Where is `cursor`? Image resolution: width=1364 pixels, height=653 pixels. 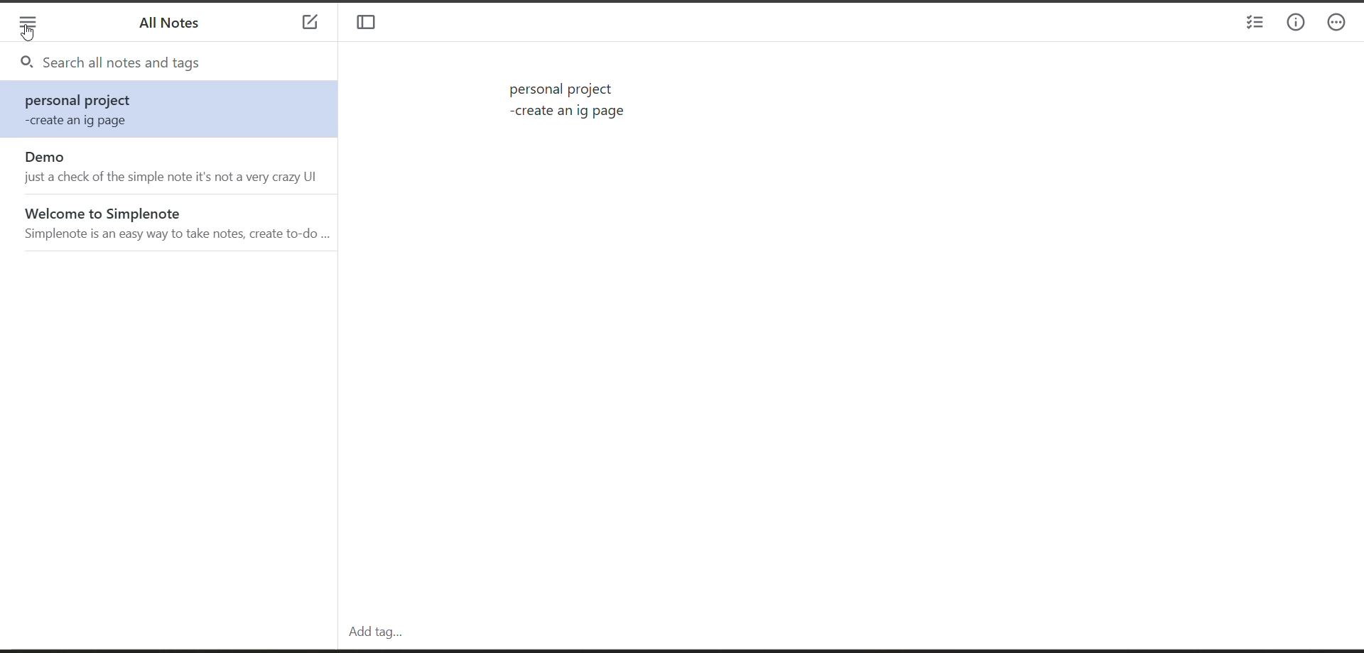
cursor is located at coordinates (26, 33).